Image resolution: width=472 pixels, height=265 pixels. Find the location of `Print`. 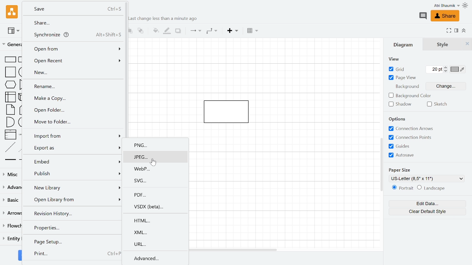

Print is located at coordinates (74, 254).